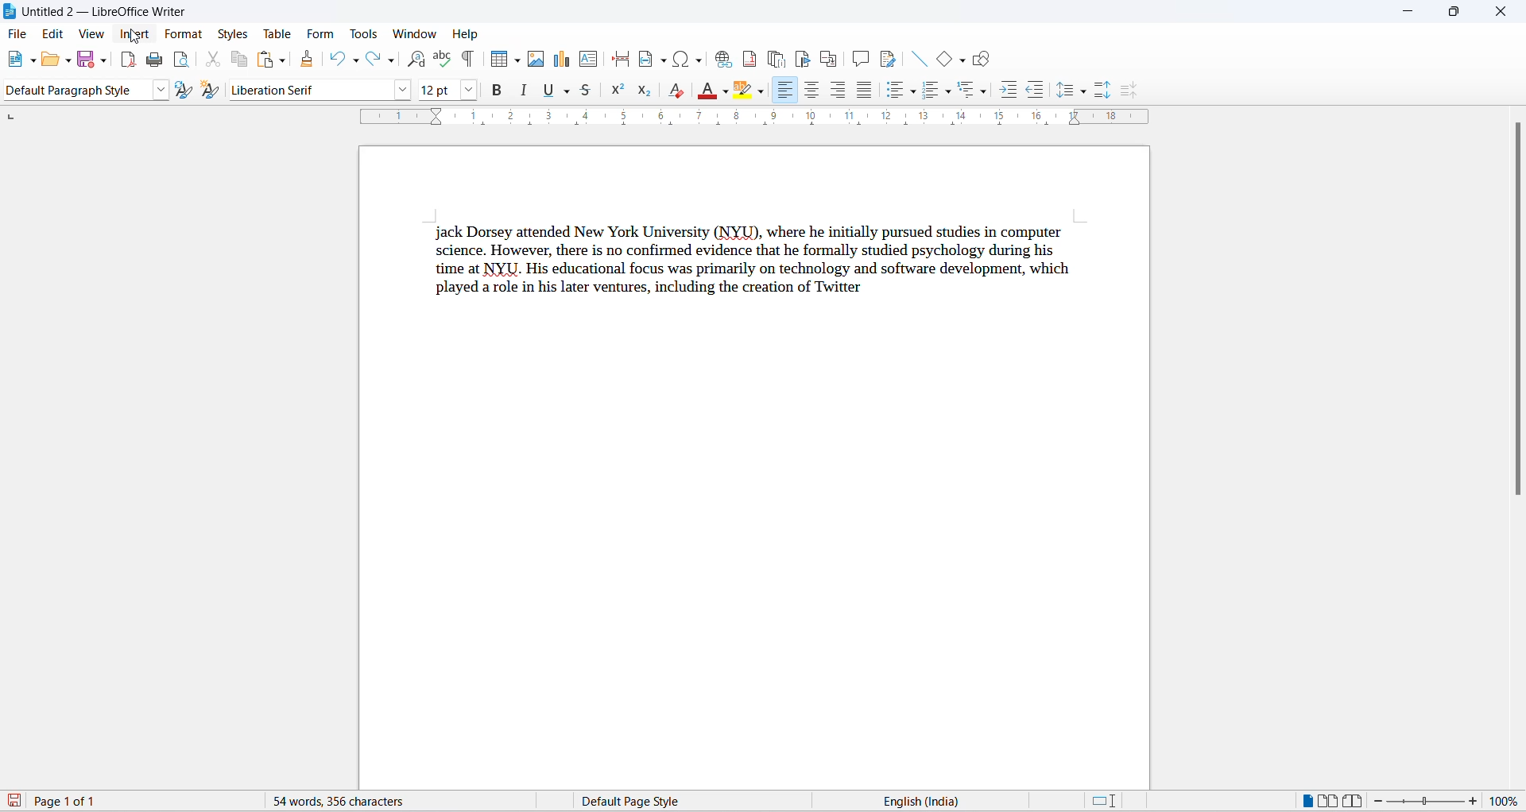 This screenshot has width=1526, height=812. What do you see at coordinates (54, 34) in the screenshot?
I see `edit` at bounding box center [54, 34].